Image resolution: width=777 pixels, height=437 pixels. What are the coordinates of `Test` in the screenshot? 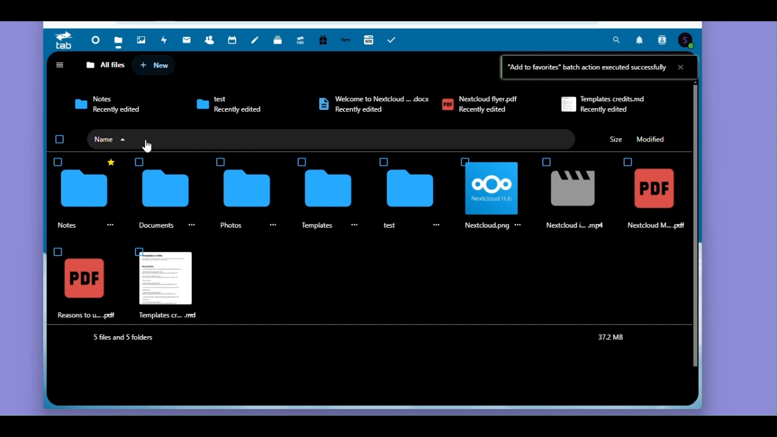 It's located at (390, 225).